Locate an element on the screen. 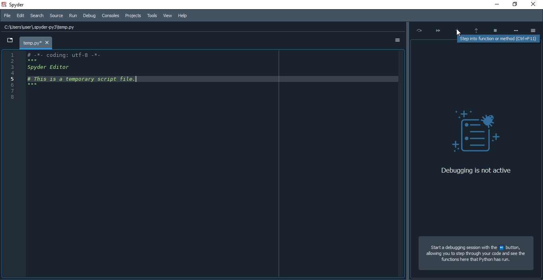 This screenshot has width=543, height=280. adh EL LLL Edt
Spyder Editor
# This is a temporary script file.| is located at coordinates (84, 72).